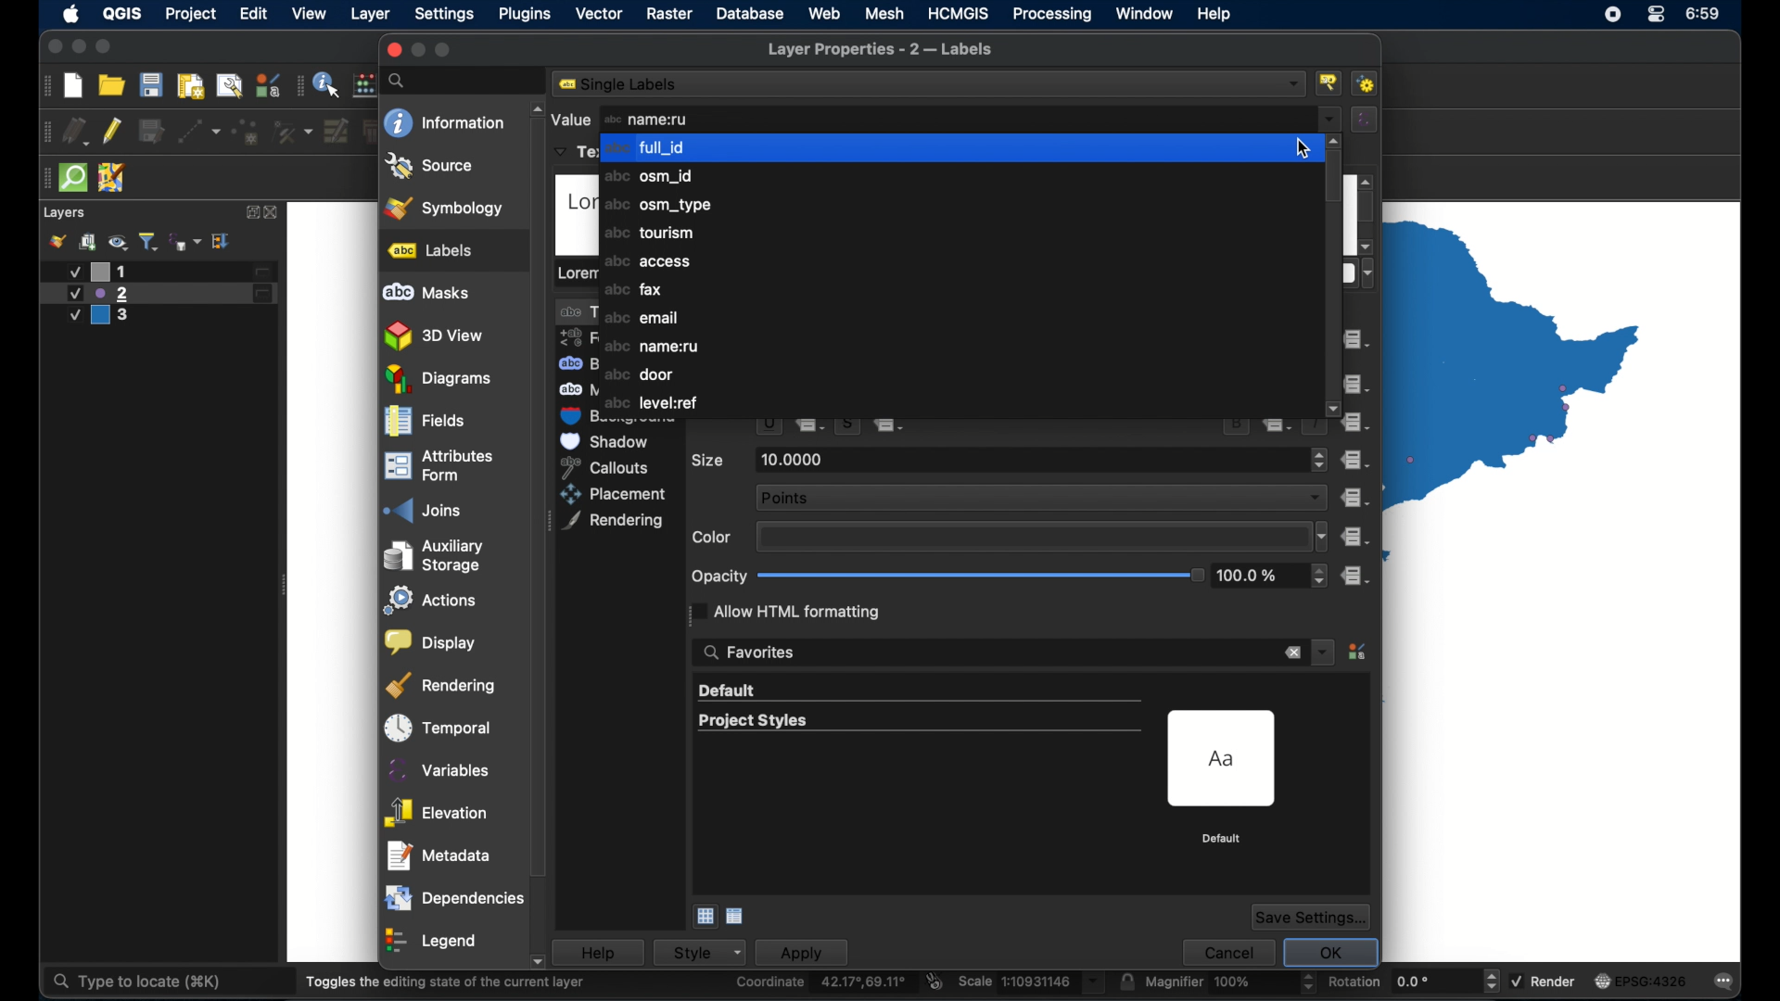 The width and height of the screenshot is (1780, 1001). I want to click on window, so click(1145, 15).